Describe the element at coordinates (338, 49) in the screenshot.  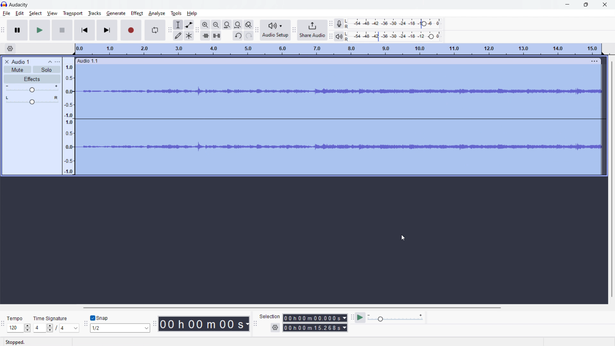
I see `timeline` at that location.